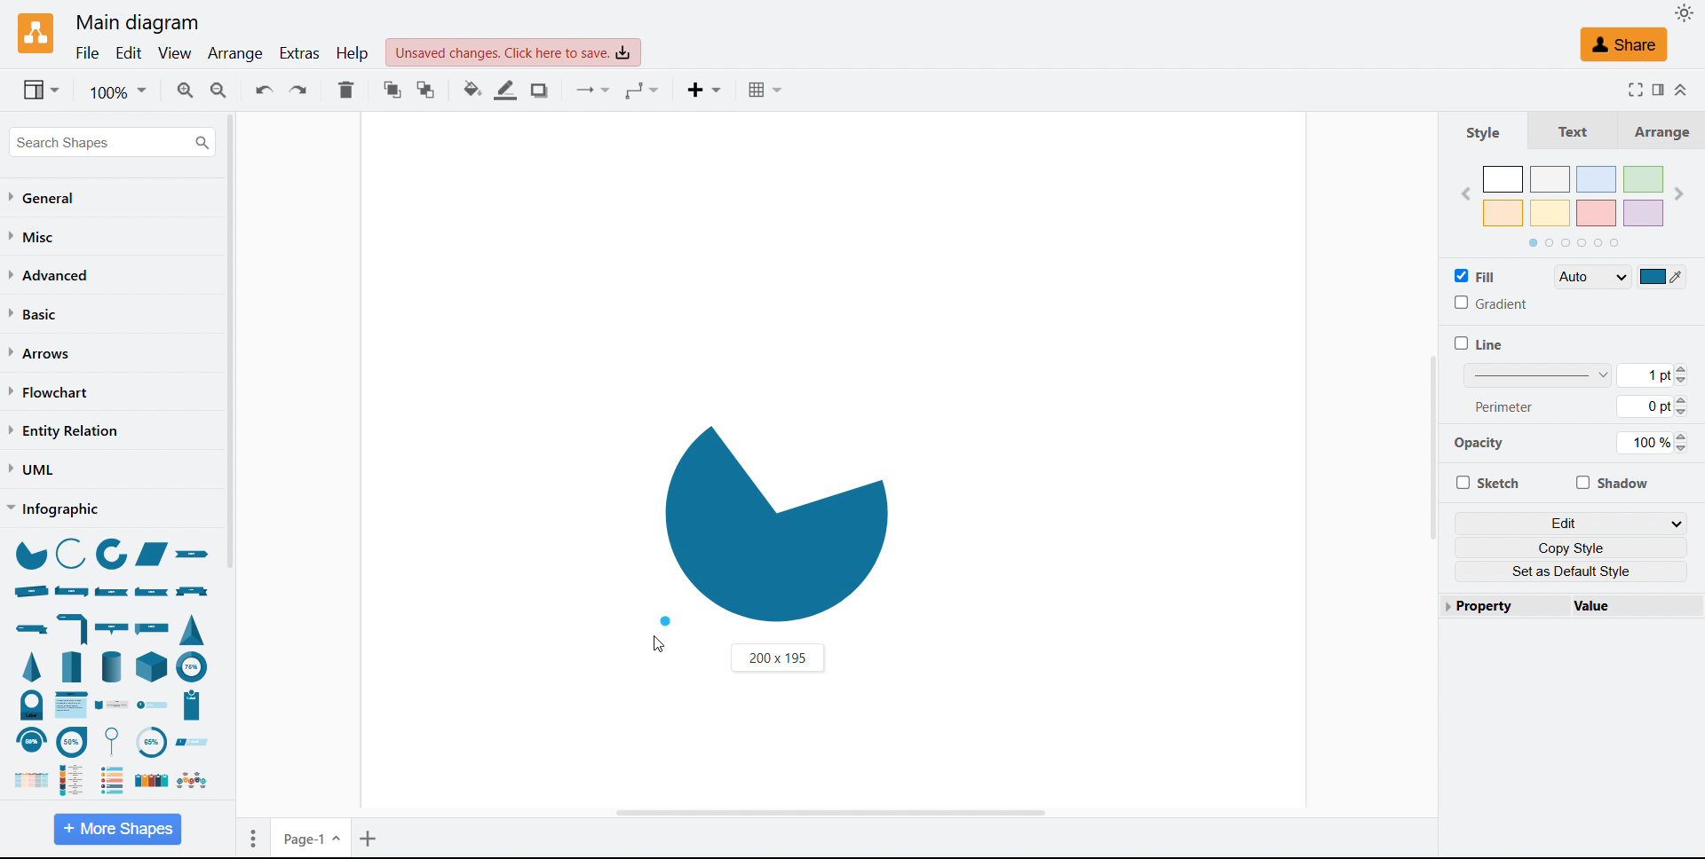 This screenshot has width=1705, height=859. Describe the element at coordinates (265, 89) in the screenshot. I see `Undo ` at that location.